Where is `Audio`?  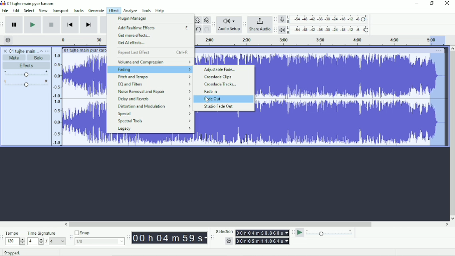
Audio is located at coordinates (350, 100).